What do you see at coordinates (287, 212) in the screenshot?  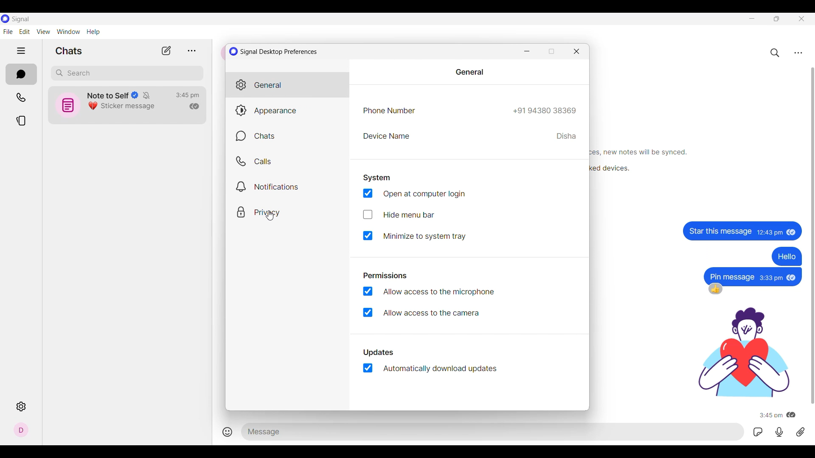 I see `Privacy settings` at bounding box center [287, 212].